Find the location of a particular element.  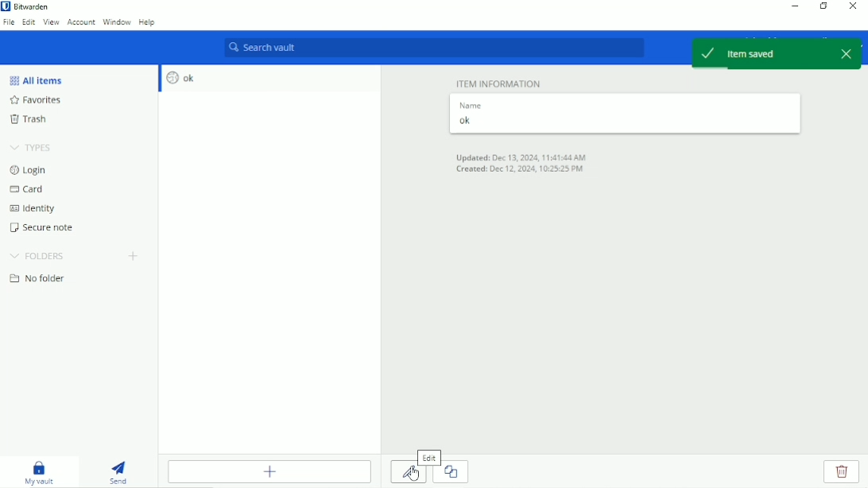

Types is located at coordinates (29, 148).